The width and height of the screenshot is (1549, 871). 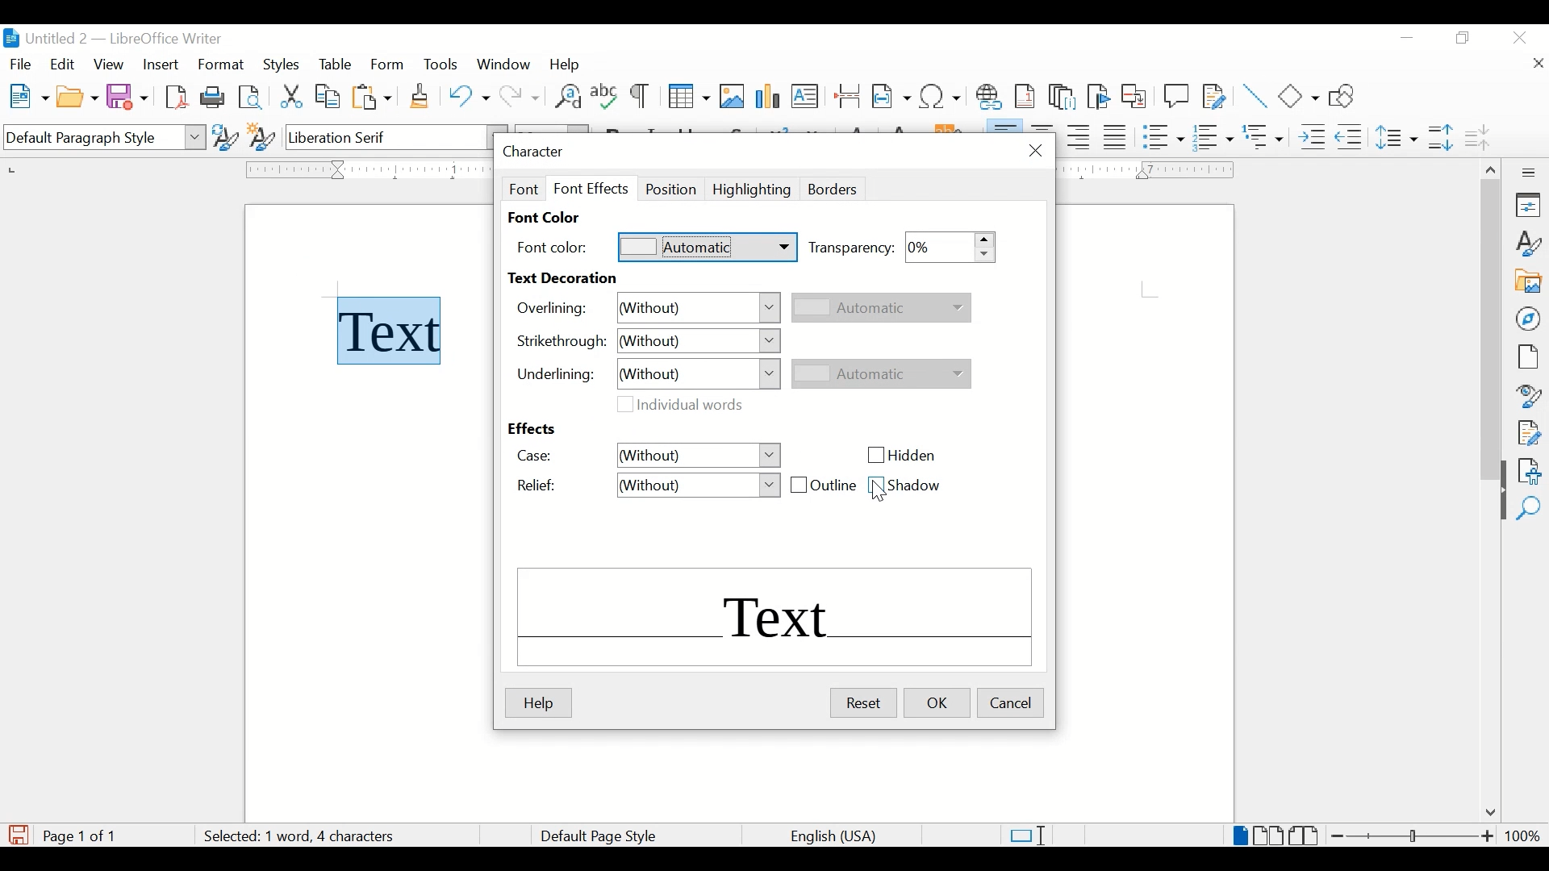 I want to click on insert hyperlink, so click(x=989, y=97).